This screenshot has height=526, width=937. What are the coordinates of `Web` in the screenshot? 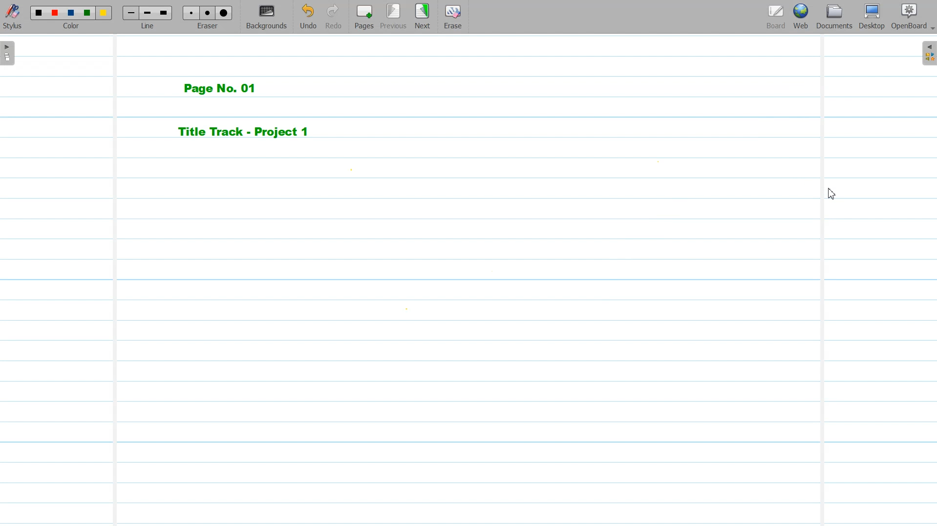 It's located at (800, 17).